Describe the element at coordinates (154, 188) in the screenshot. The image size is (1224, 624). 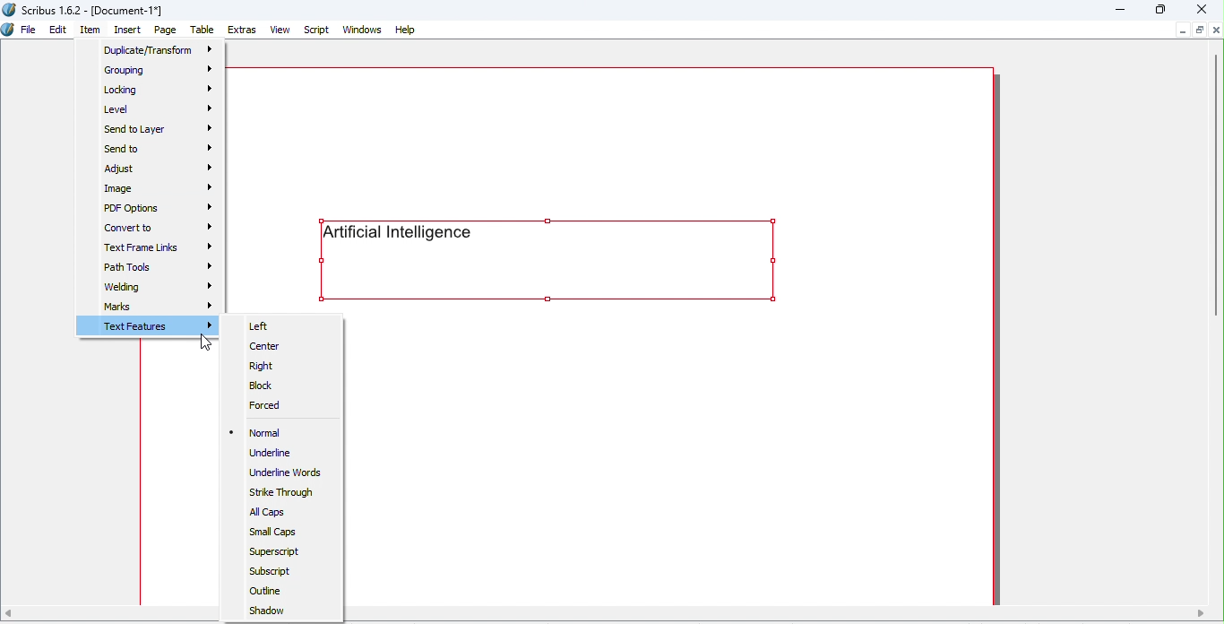
I see `Image` at that location.